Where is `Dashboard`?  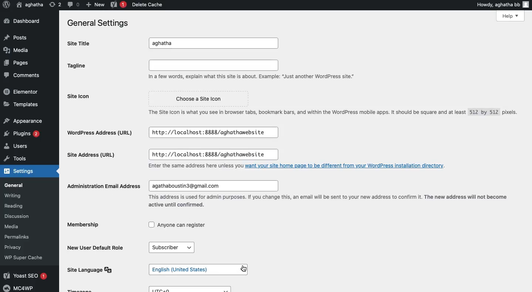 Dashboard is located at coordinates (21, 21).